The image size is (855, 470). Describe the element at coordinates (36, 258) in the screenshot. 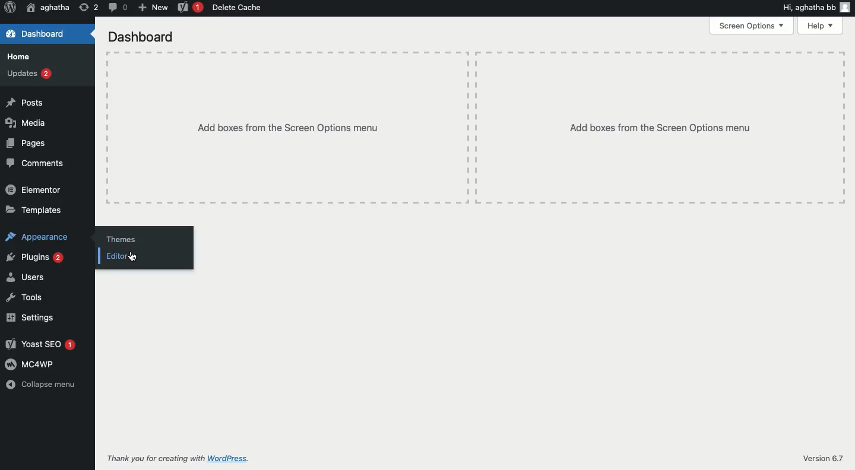

I see `Plugins` at that location.